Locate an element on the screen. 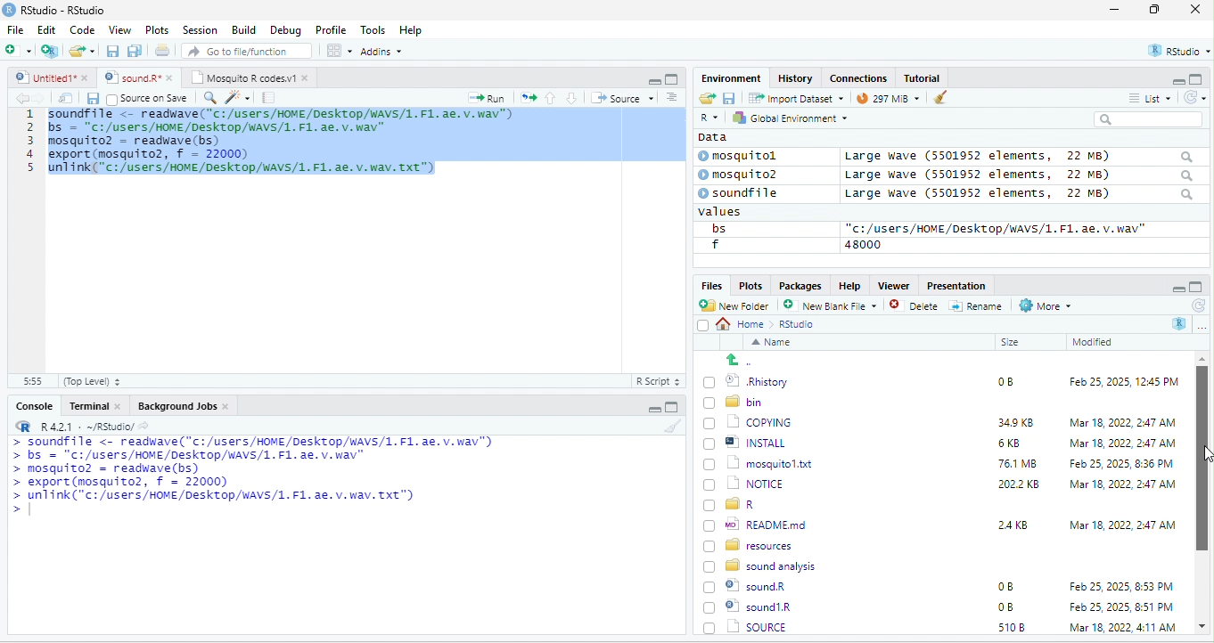 Image resolution: width=1214 pixels, height=643 pixels. clases is located at coordinates (860, 77).